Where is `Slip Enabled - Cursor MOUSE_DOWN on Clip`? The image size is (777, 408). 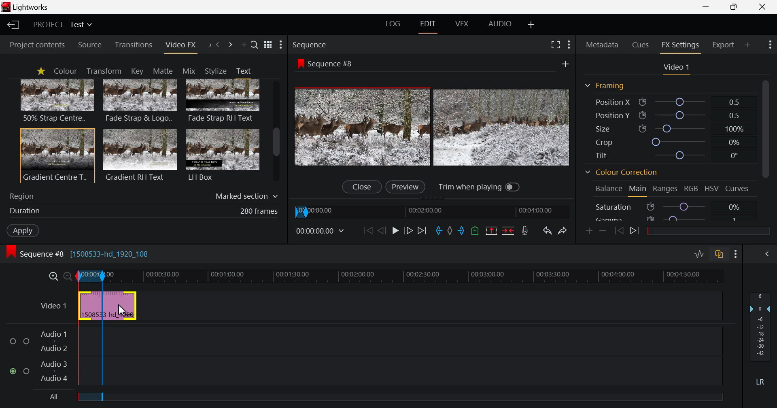 Slip Enabled - Cursor MOUSE_DOWN on Clip is located at coordinates (108, 306).